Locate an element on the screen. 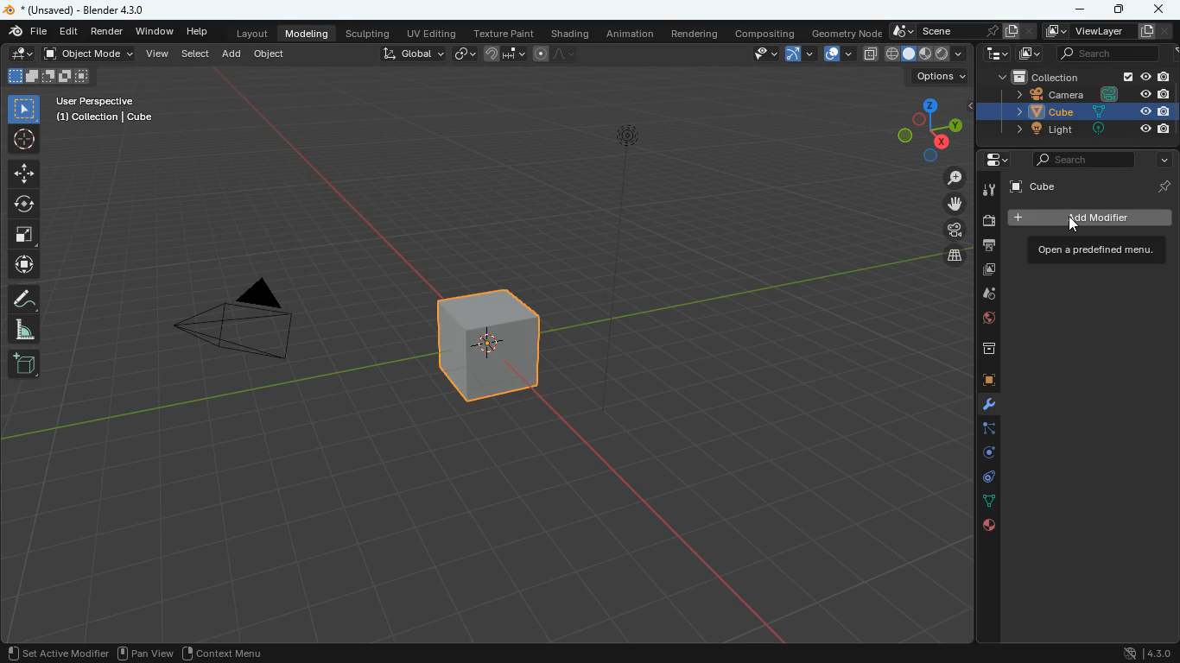 The width and height of the screenshot is (1180, 663). search is located at coordinates (1083, 161).